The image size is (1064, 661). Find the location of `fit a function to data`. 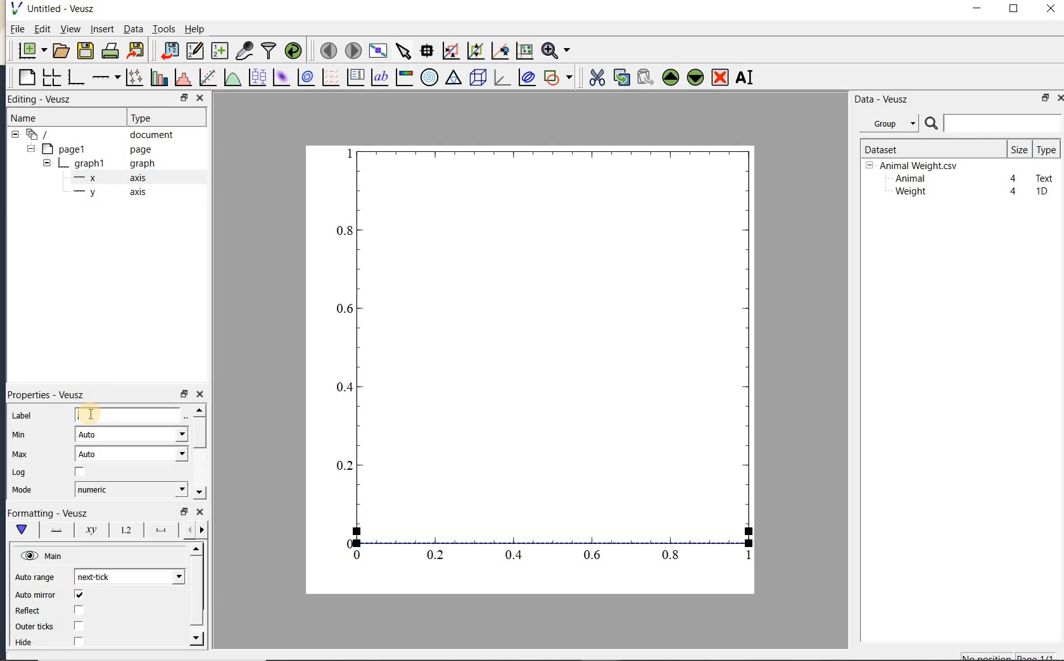

fit a function to data is located at coordinates (207, 77).